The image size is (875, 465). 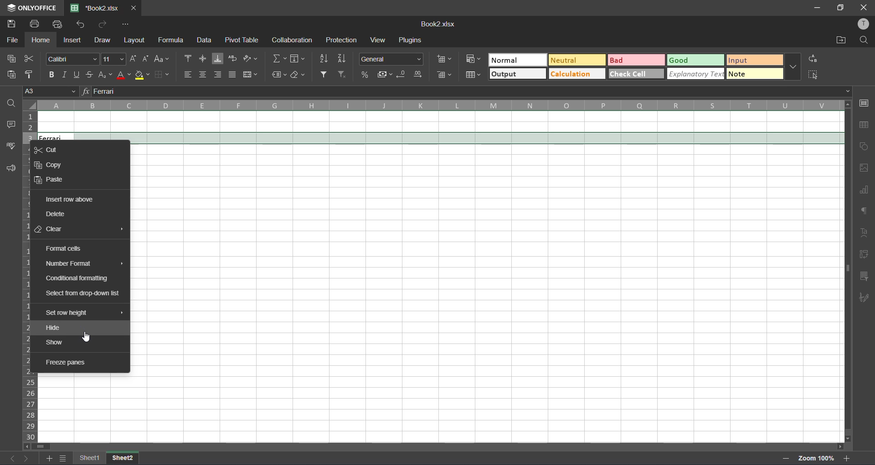 I want to click on undo, so click(x=79, y=25).